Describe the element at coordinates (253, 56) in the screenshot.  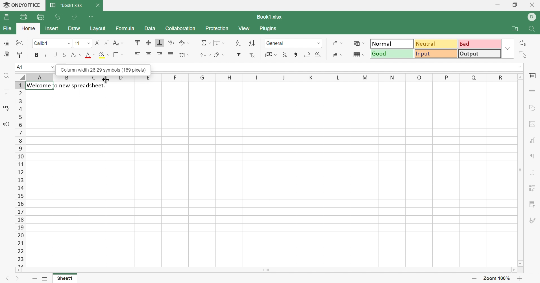
I see `Remove style` at that location.